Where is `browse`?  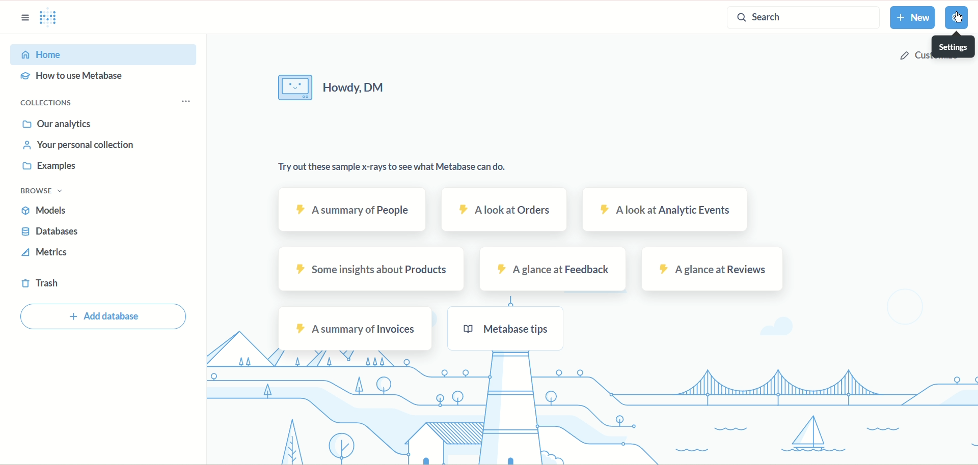
browse is located at coordinates (43, 191).